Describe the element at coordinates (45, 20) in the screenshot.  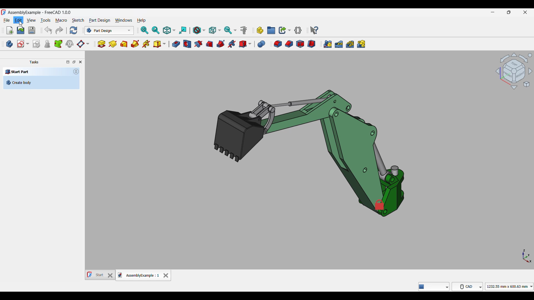
I see `Tools menu` at that location.